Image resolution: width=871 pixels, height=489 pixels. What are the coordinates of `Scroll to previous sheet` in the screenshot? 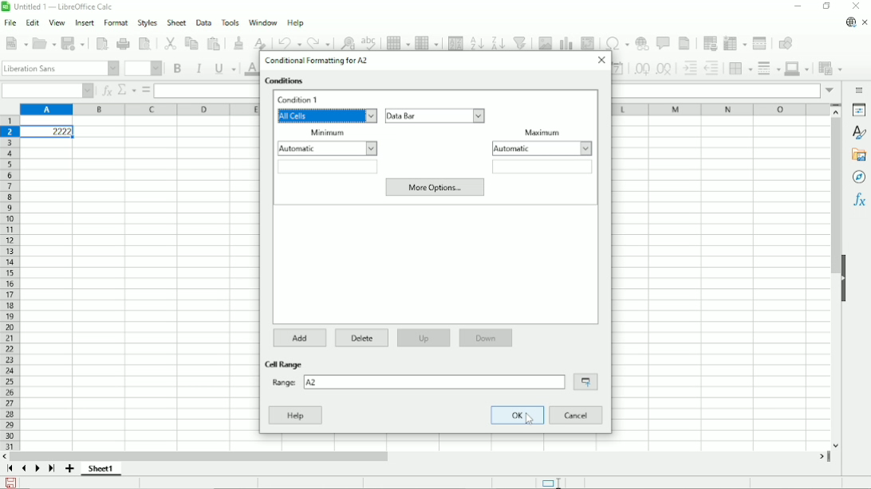 It's located at (25, 469).